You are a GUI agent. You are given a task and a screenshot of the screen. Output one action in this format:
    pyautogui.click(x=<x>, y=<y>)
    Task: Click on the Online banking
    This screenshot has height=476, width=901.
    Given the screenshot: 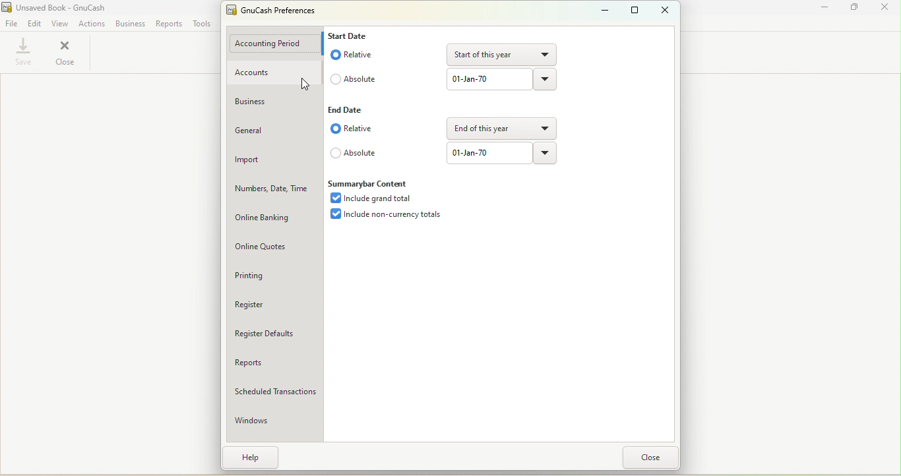 What is the action you would take?
    pyautogui.click(x=274, y=214)
    